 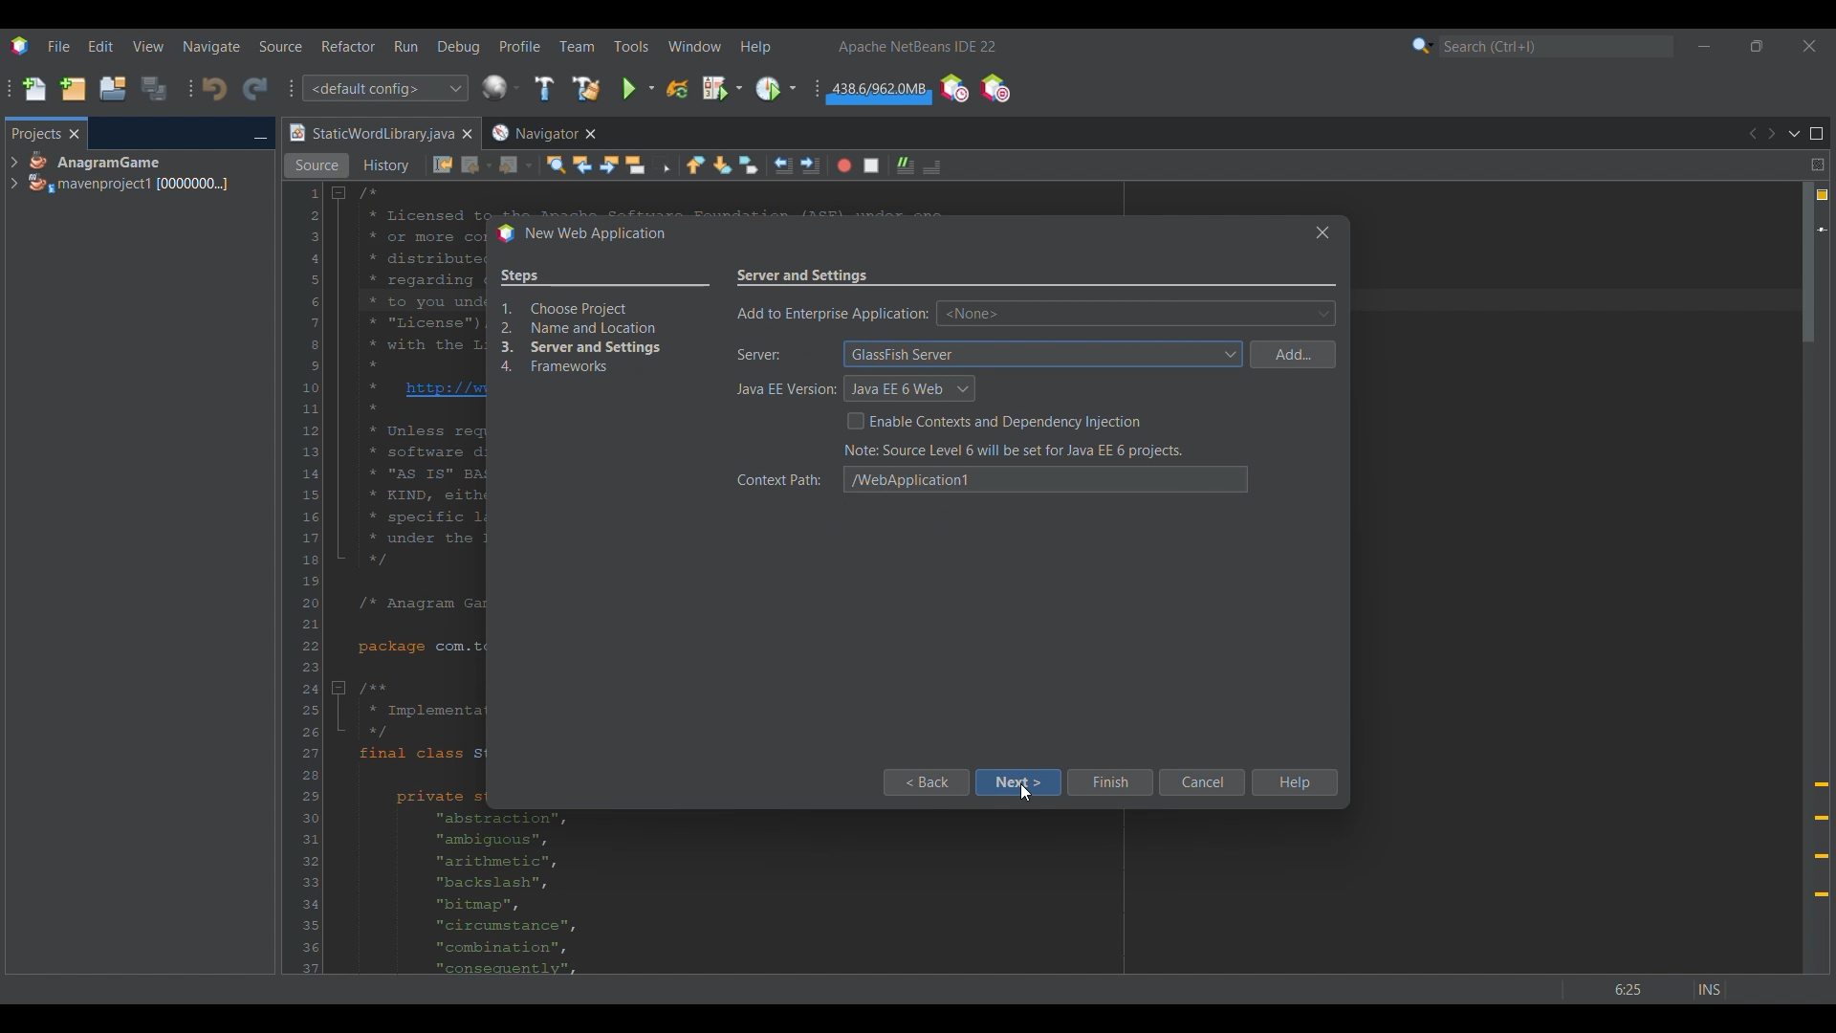 I want to click on Finish, so click(x=1109, y=782).